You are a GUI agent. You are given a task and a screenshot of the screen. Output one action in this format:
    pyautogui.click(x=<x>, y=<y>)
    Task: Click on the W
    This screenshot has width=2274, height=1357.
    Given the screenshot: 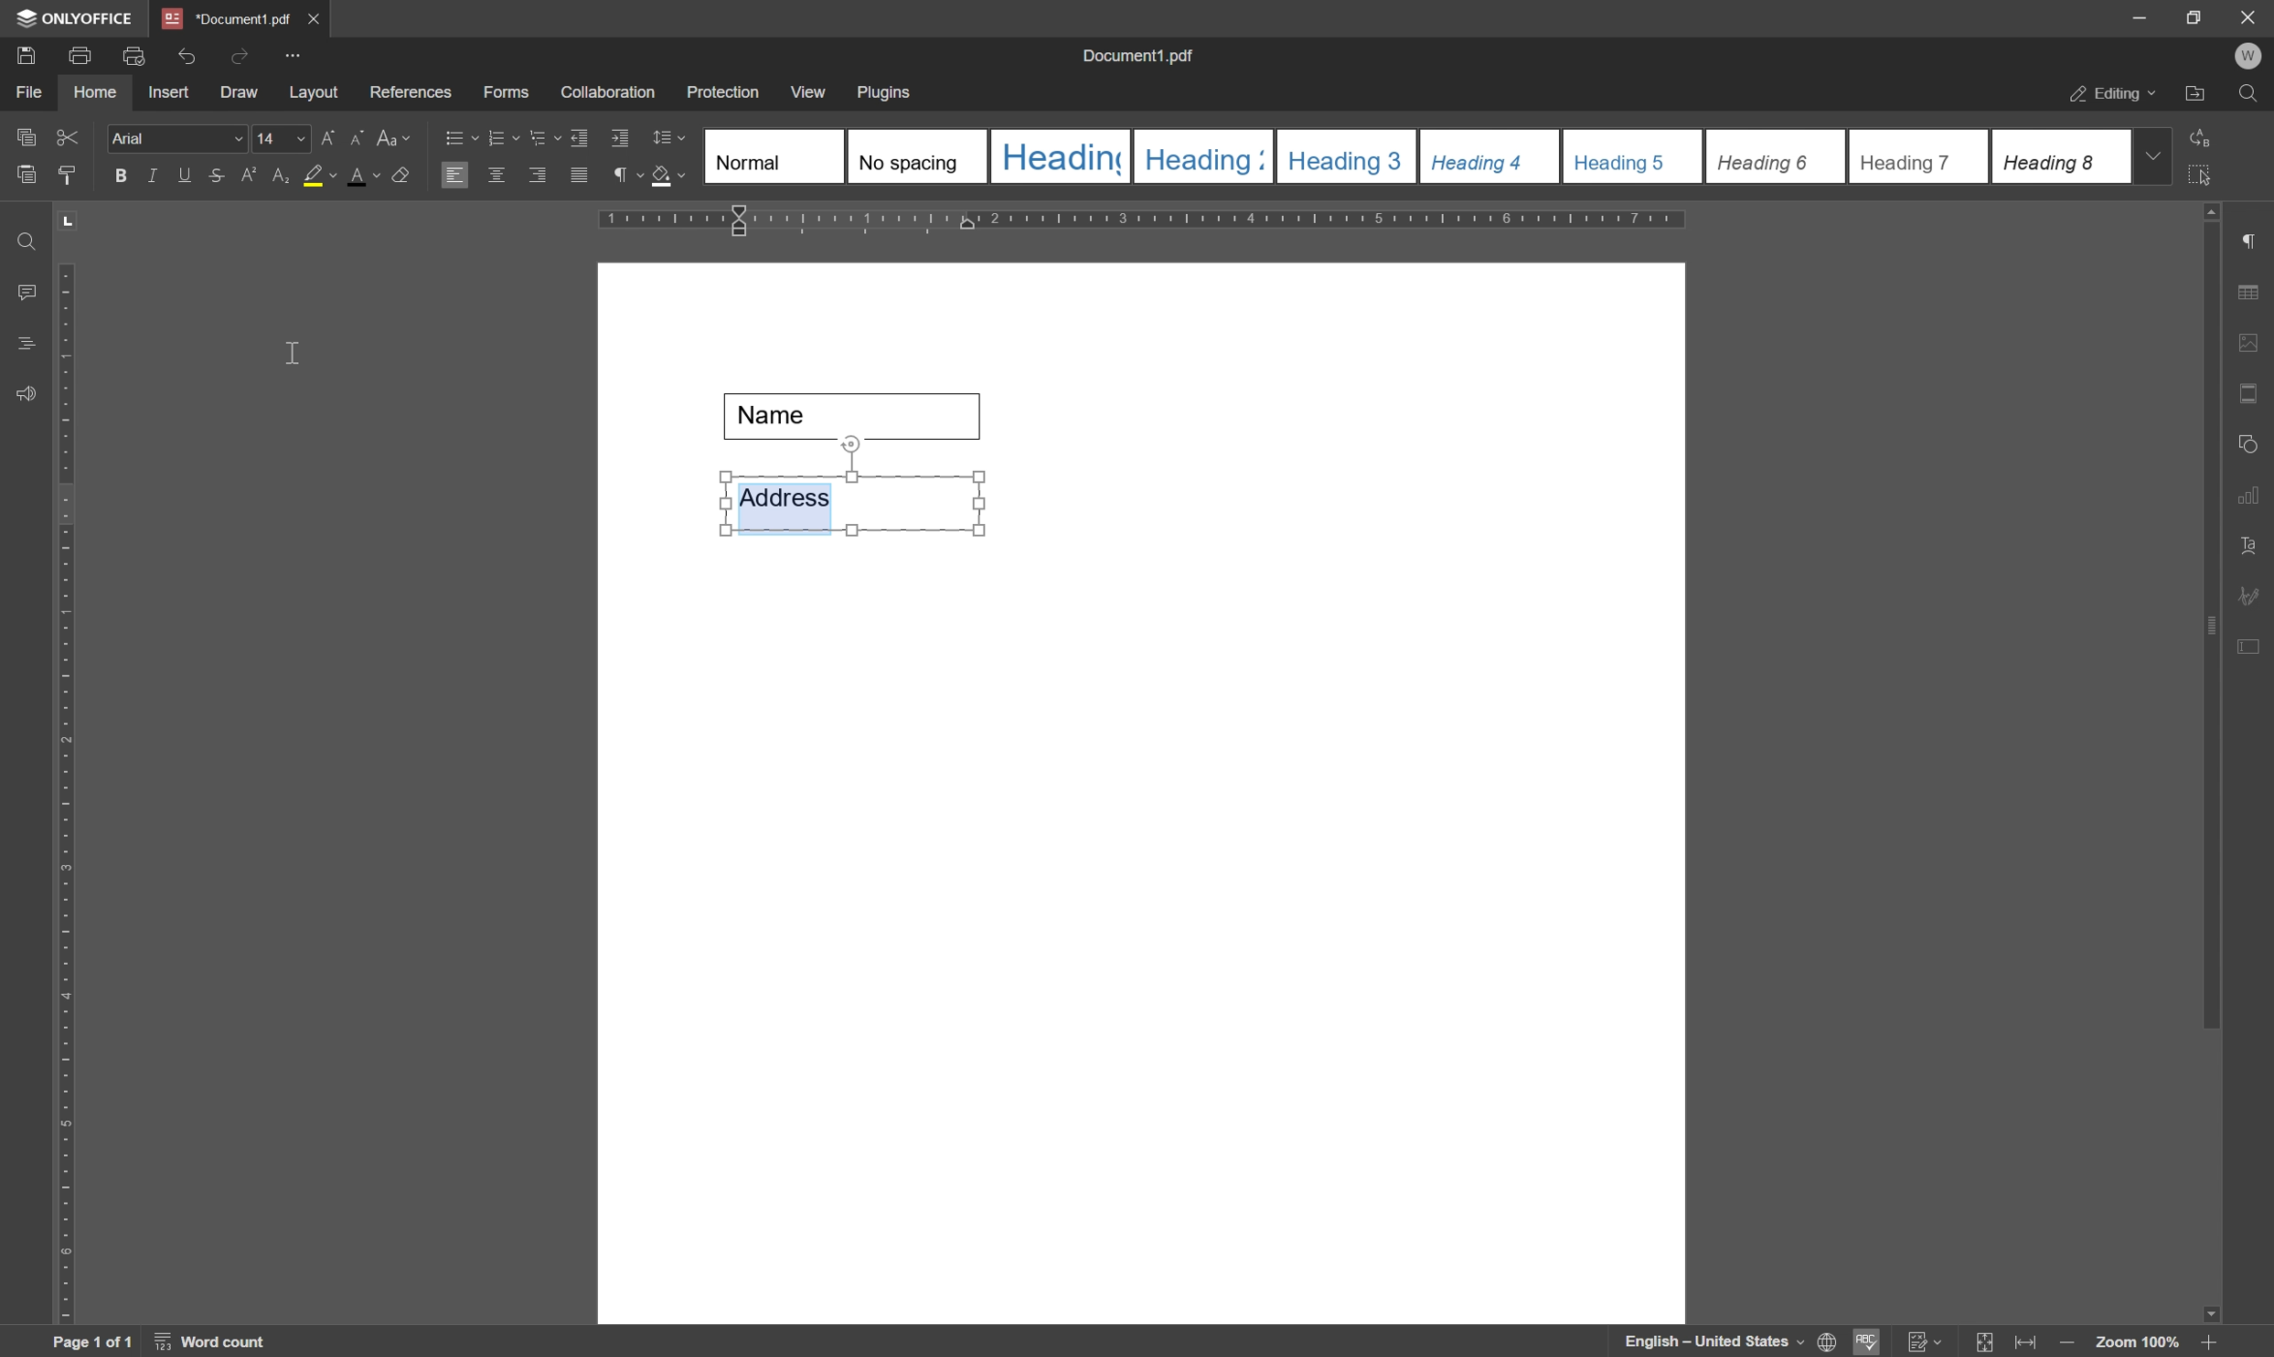 What is the action you would take?
    pyautogui.click(x=2251, y=56)
    